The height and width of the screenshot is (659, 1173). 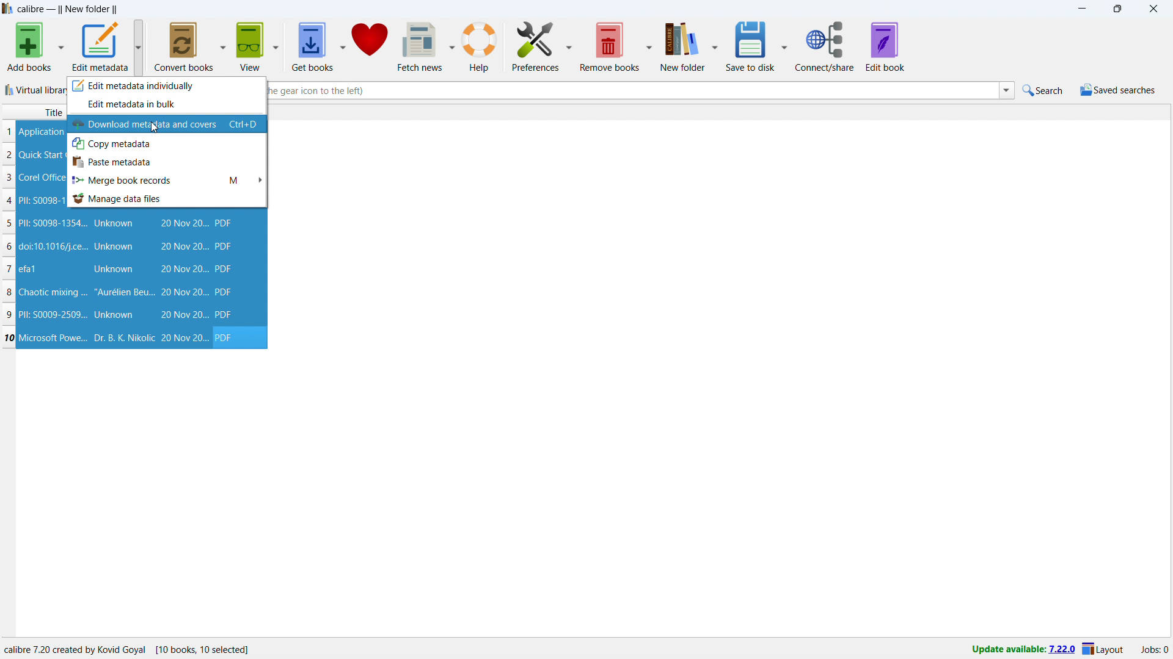 What do you see at coordinates (53, 337) in the screenshot?
I see `Microsoft Powe...` at bounding box center [53, 337].